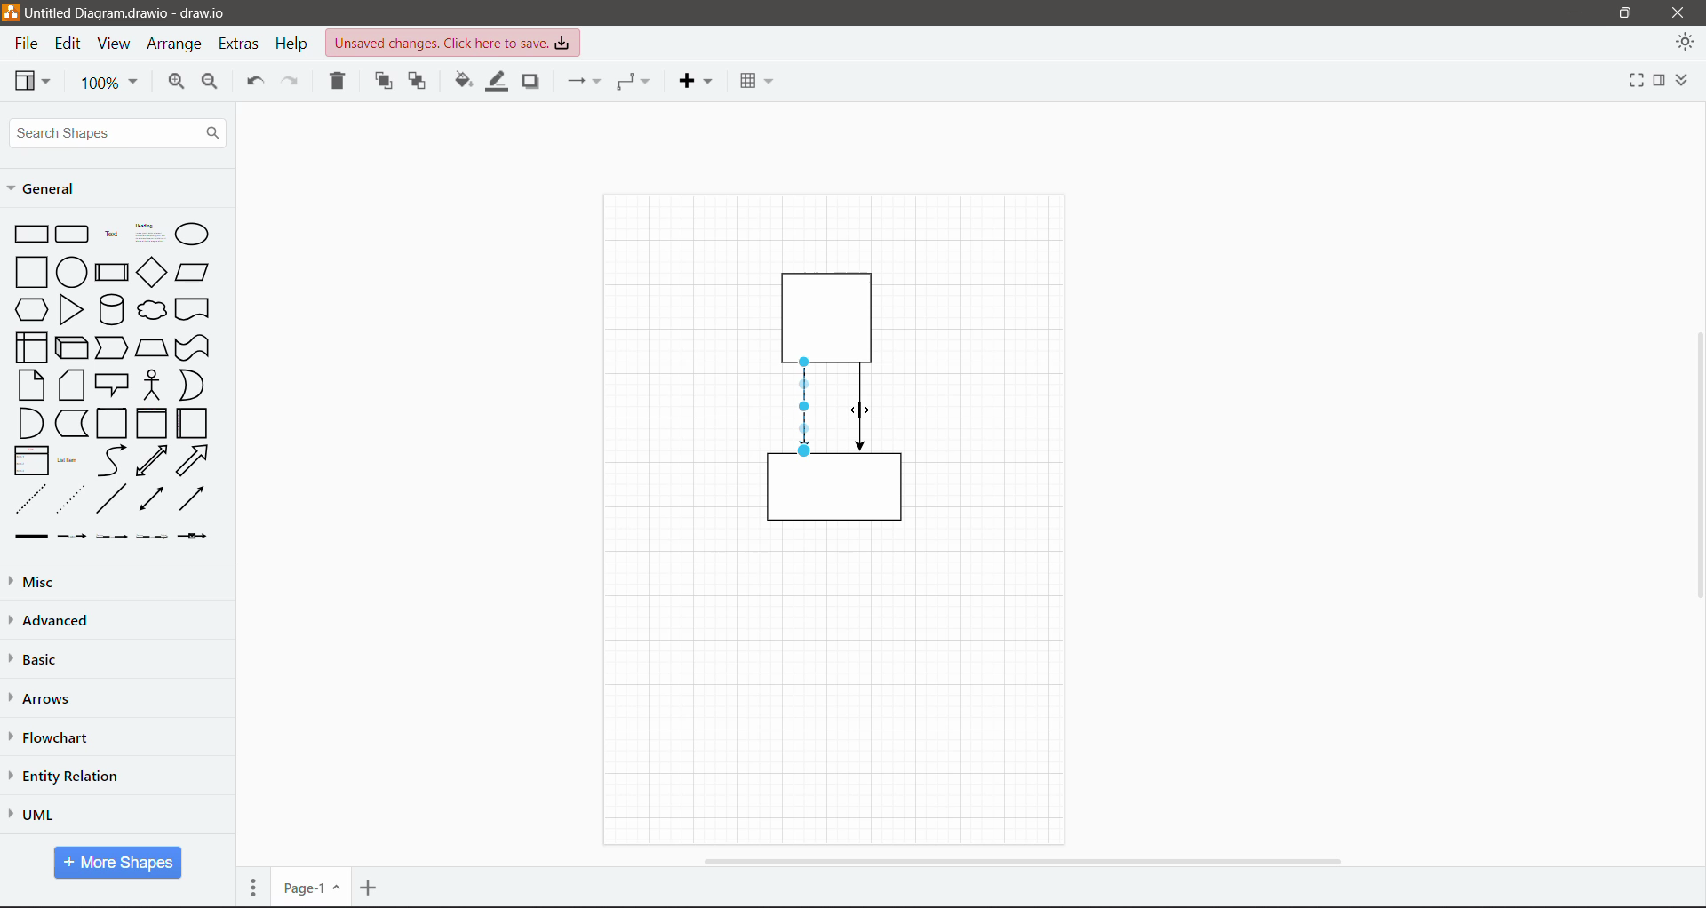 The image size is (1706, 908). What do you see at coordinates (385, 81) in the screenshot?
I see `To Front` at bounding box center [385, 81].